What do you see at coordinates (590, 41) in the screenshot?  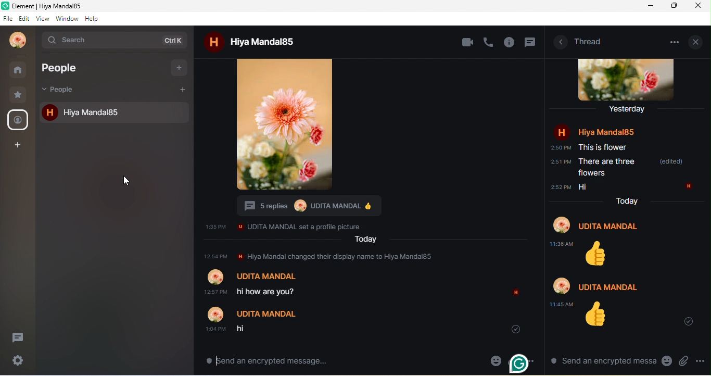 I see `thread` at bounding box center [590, 41].